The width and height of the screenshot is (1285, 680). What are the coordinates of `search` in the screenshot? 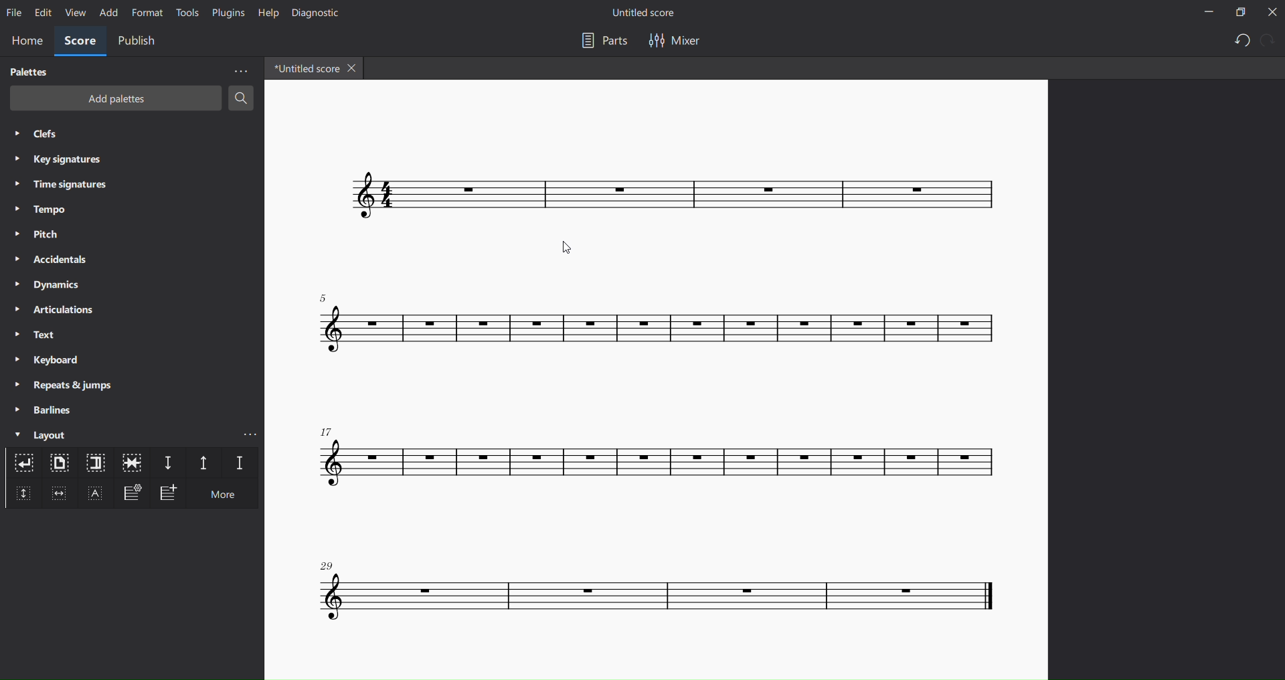 It's located at (242, 100).